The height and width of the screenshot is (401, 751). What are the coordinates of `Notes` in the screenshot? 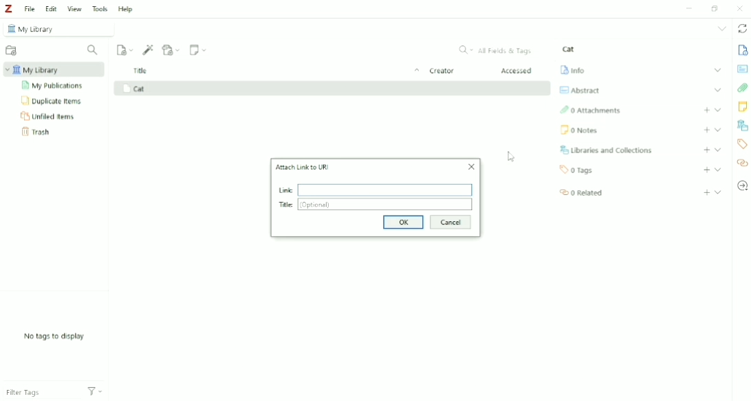 It's located at (578, 130).